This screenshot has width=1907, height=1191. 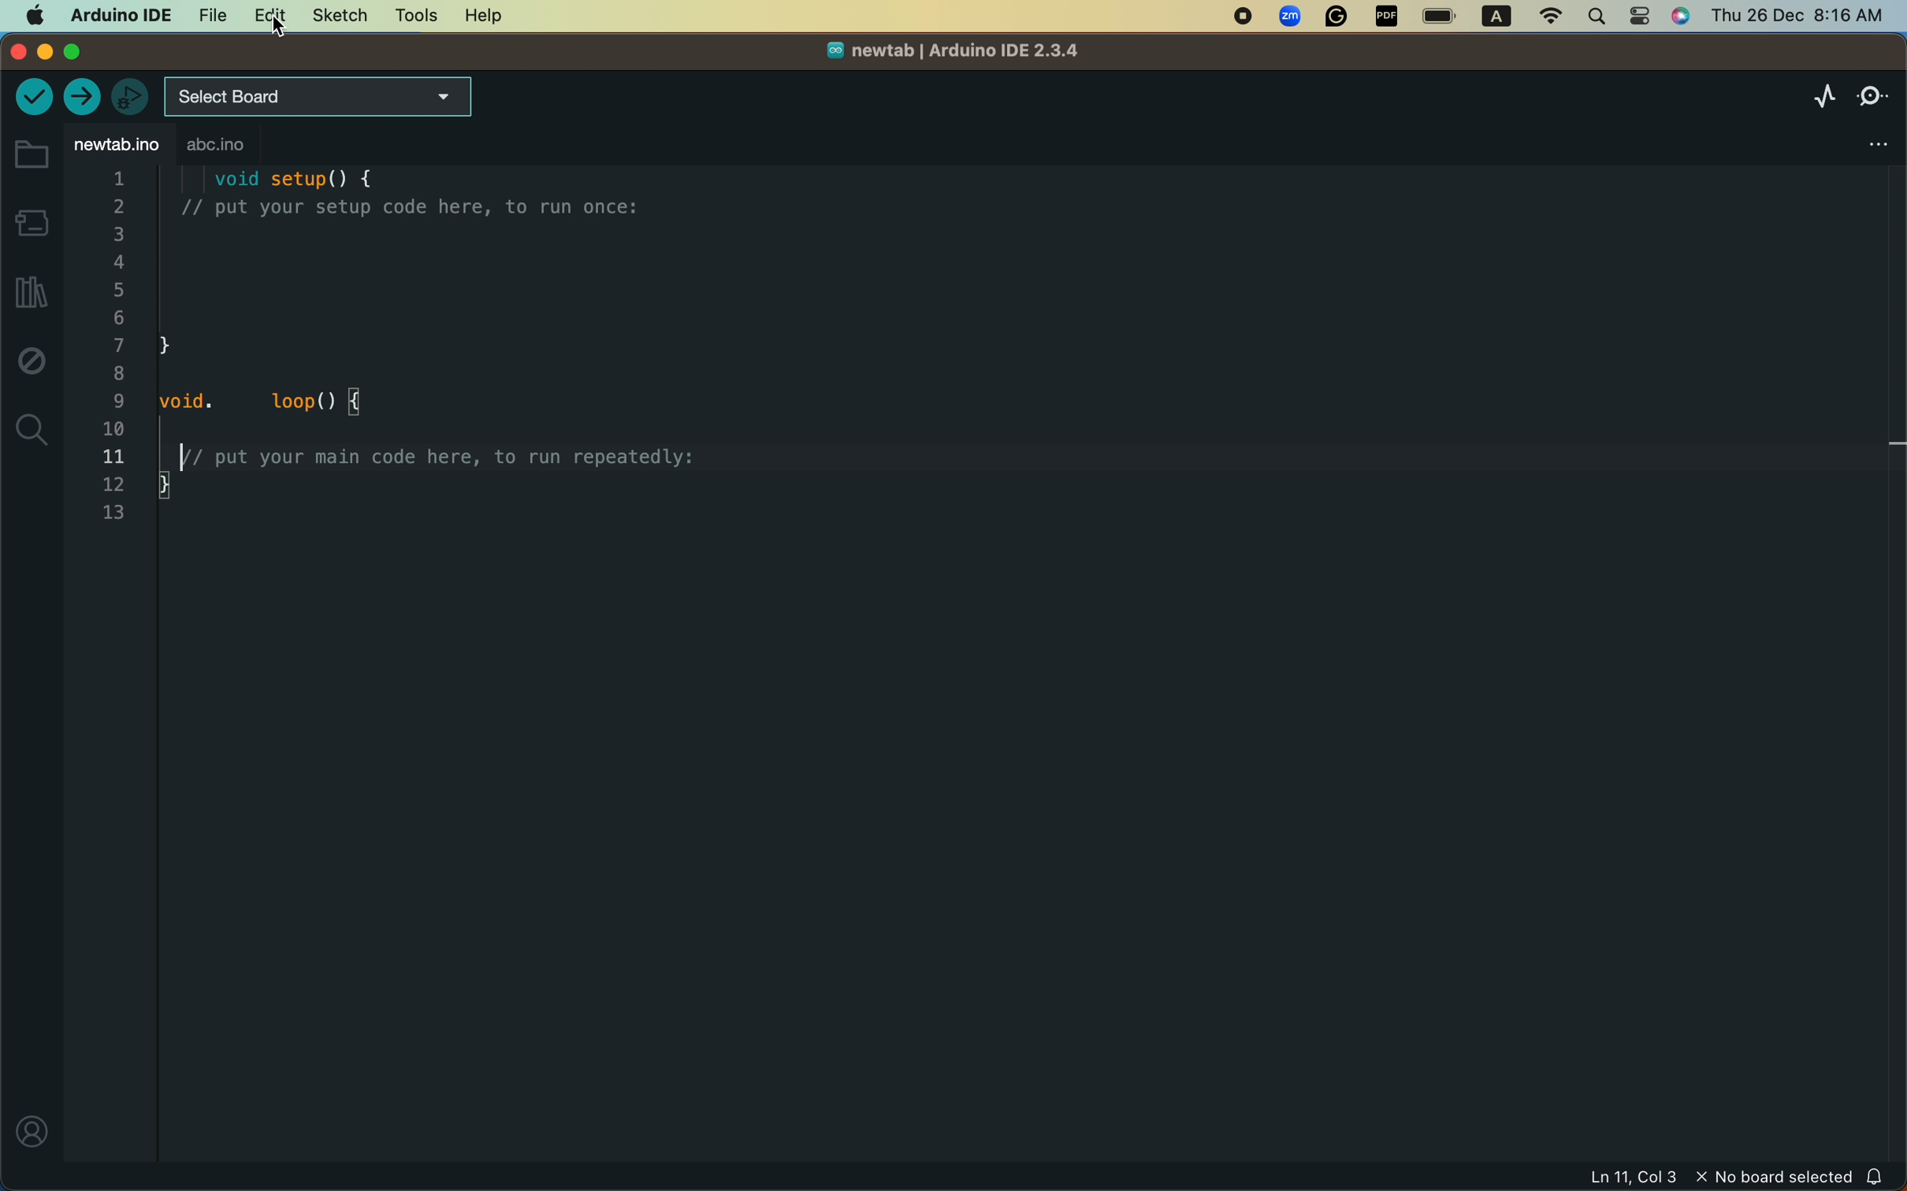 What do you see at coordinates (129, 96) in the screenshot?
I see `debugger` at bounding box center [129, 96].